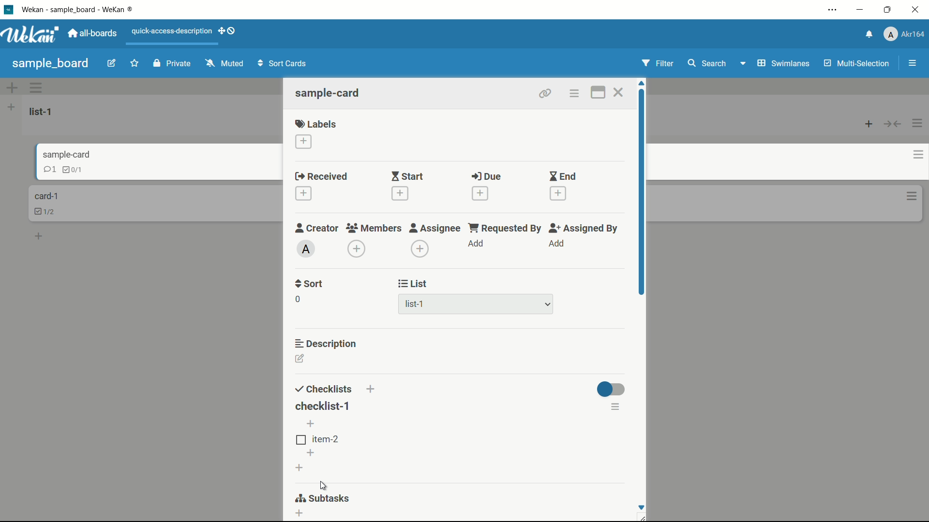 The width and height of the screenshot is (929, 522). I want to click on checklist, so click(71, 169).